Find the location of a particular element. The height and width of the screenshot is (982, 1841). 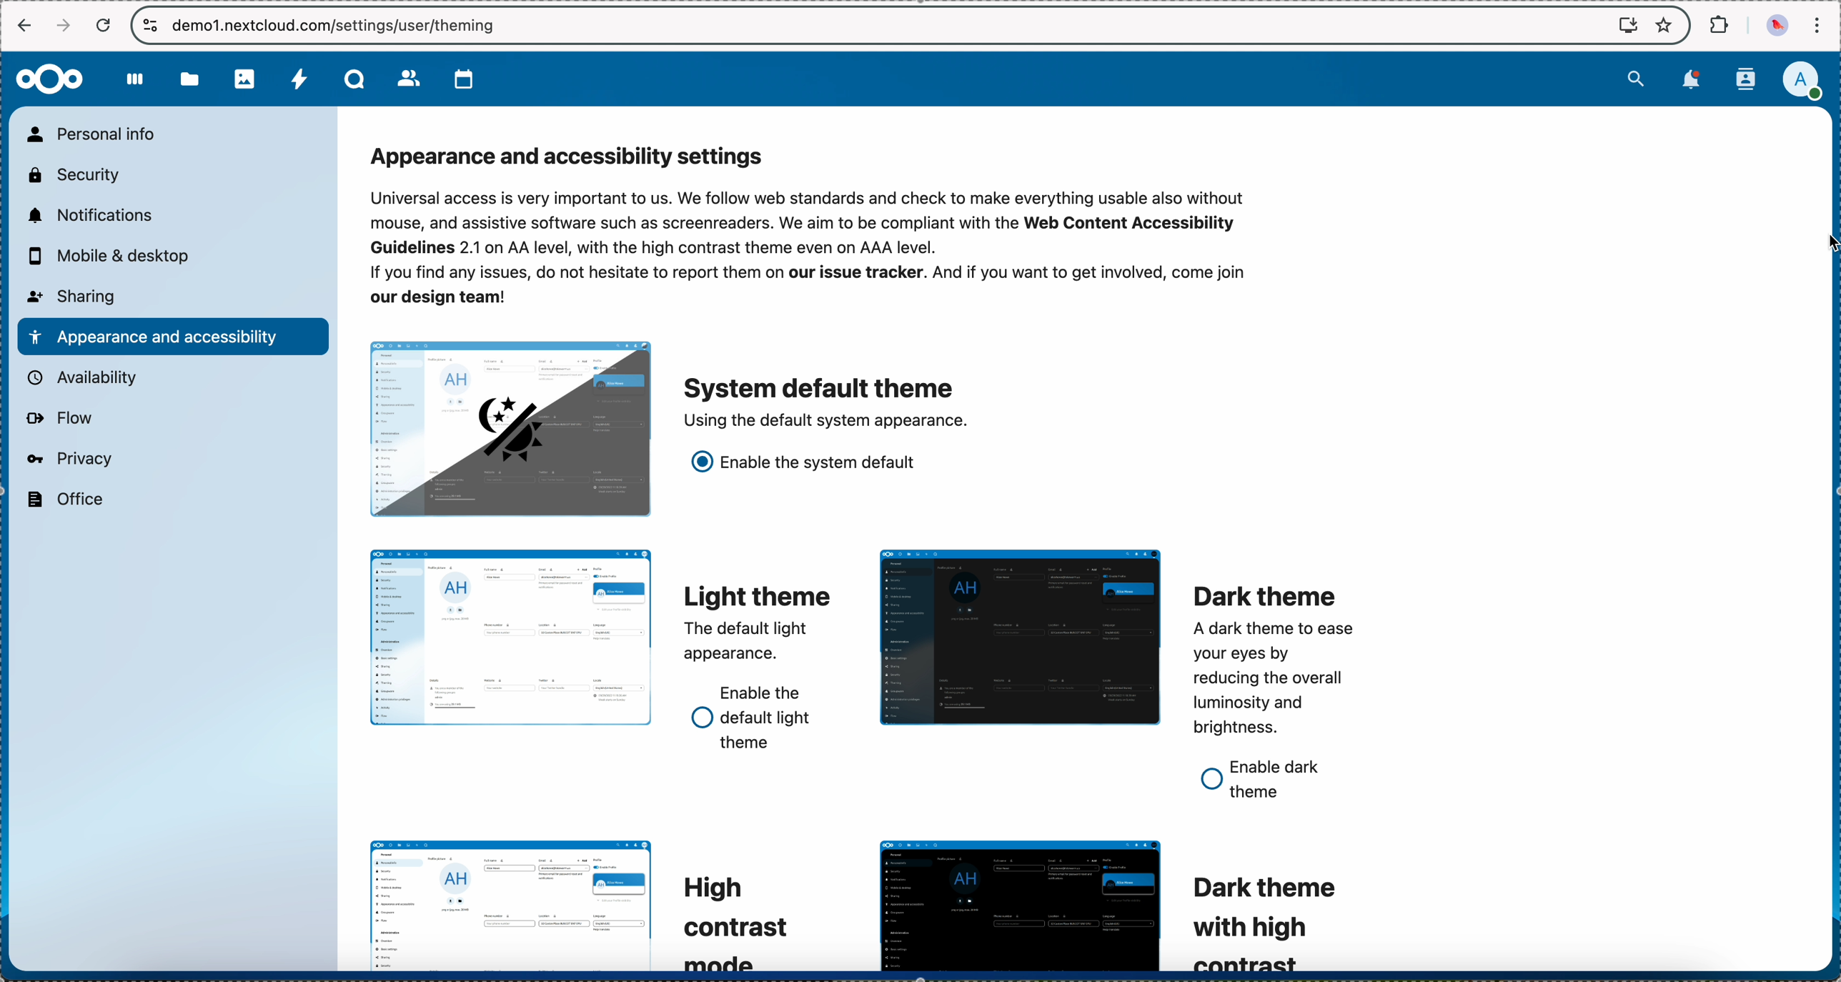

screen is located at coordinates (1621, 25).